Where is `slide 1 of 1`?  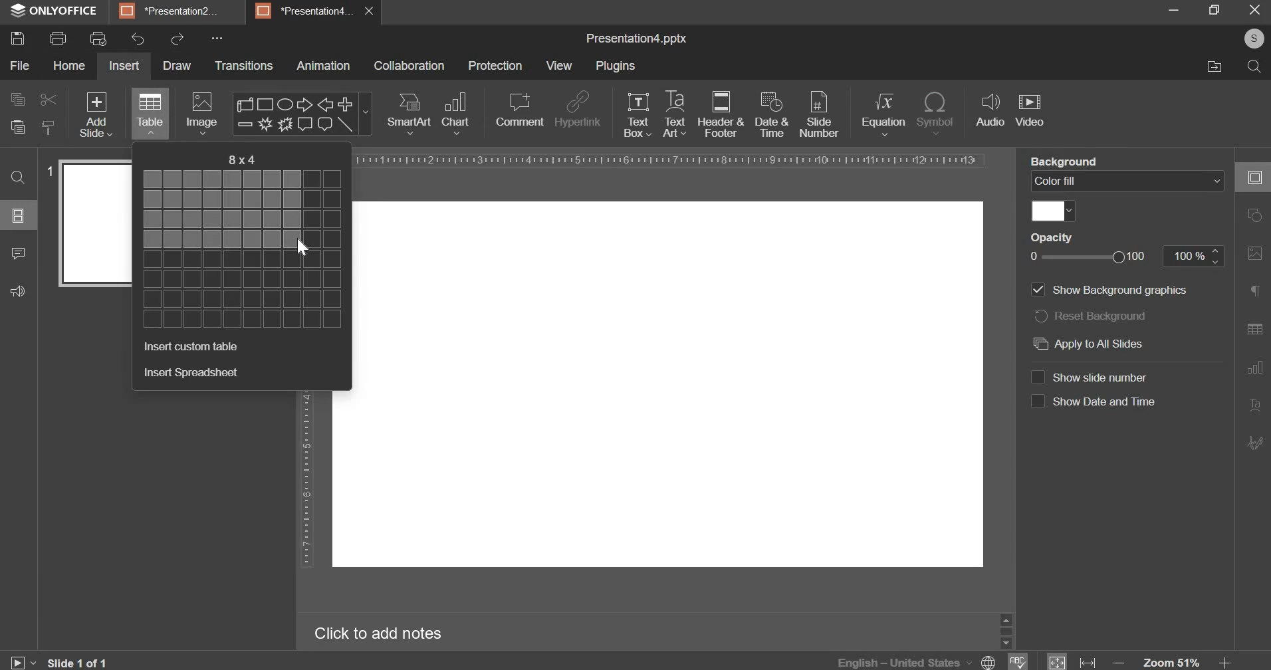
slide 1 of 1 is located at coordinates (79, 663).